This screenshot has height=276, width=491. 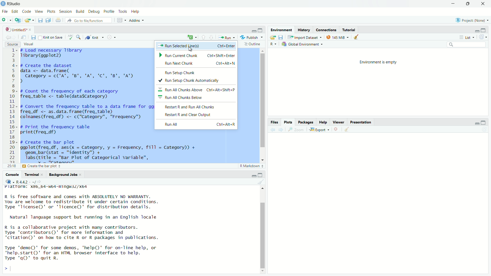 What do you see at coordinates (274, 130) in the screenshot?
I see `back` at bounding box center [274, 130].